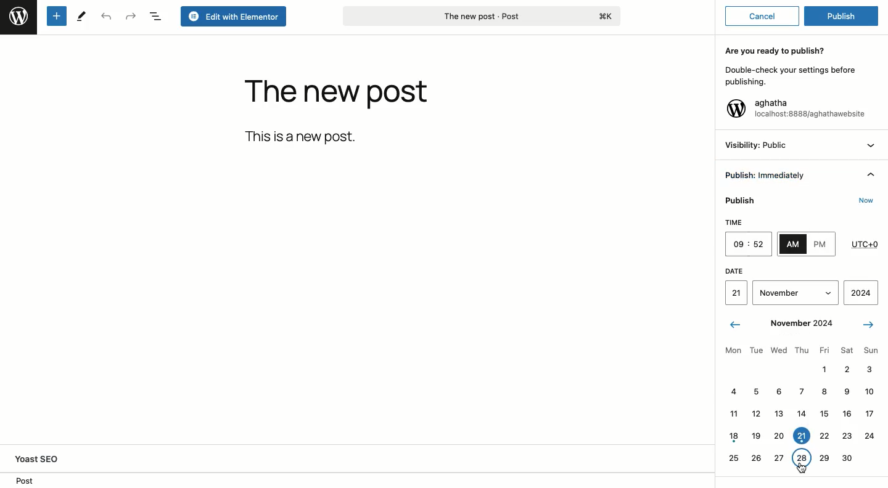 Image resolution: width=888 pixels, height=488 pixels. I want to click on 30, so click(847, 458).